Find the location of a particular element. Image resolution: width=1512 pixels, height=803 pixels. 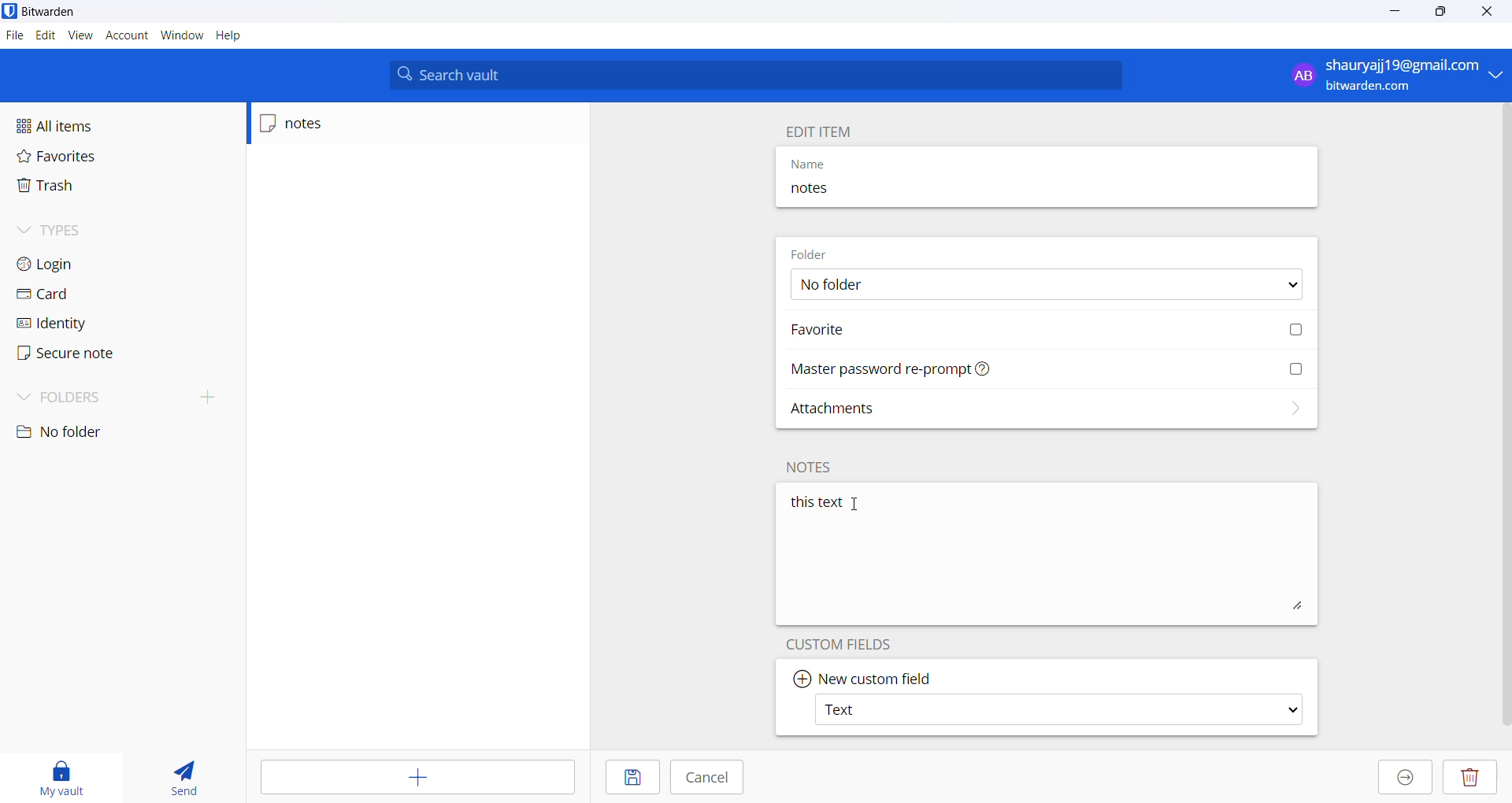

card is located at coordinates (69, 298).